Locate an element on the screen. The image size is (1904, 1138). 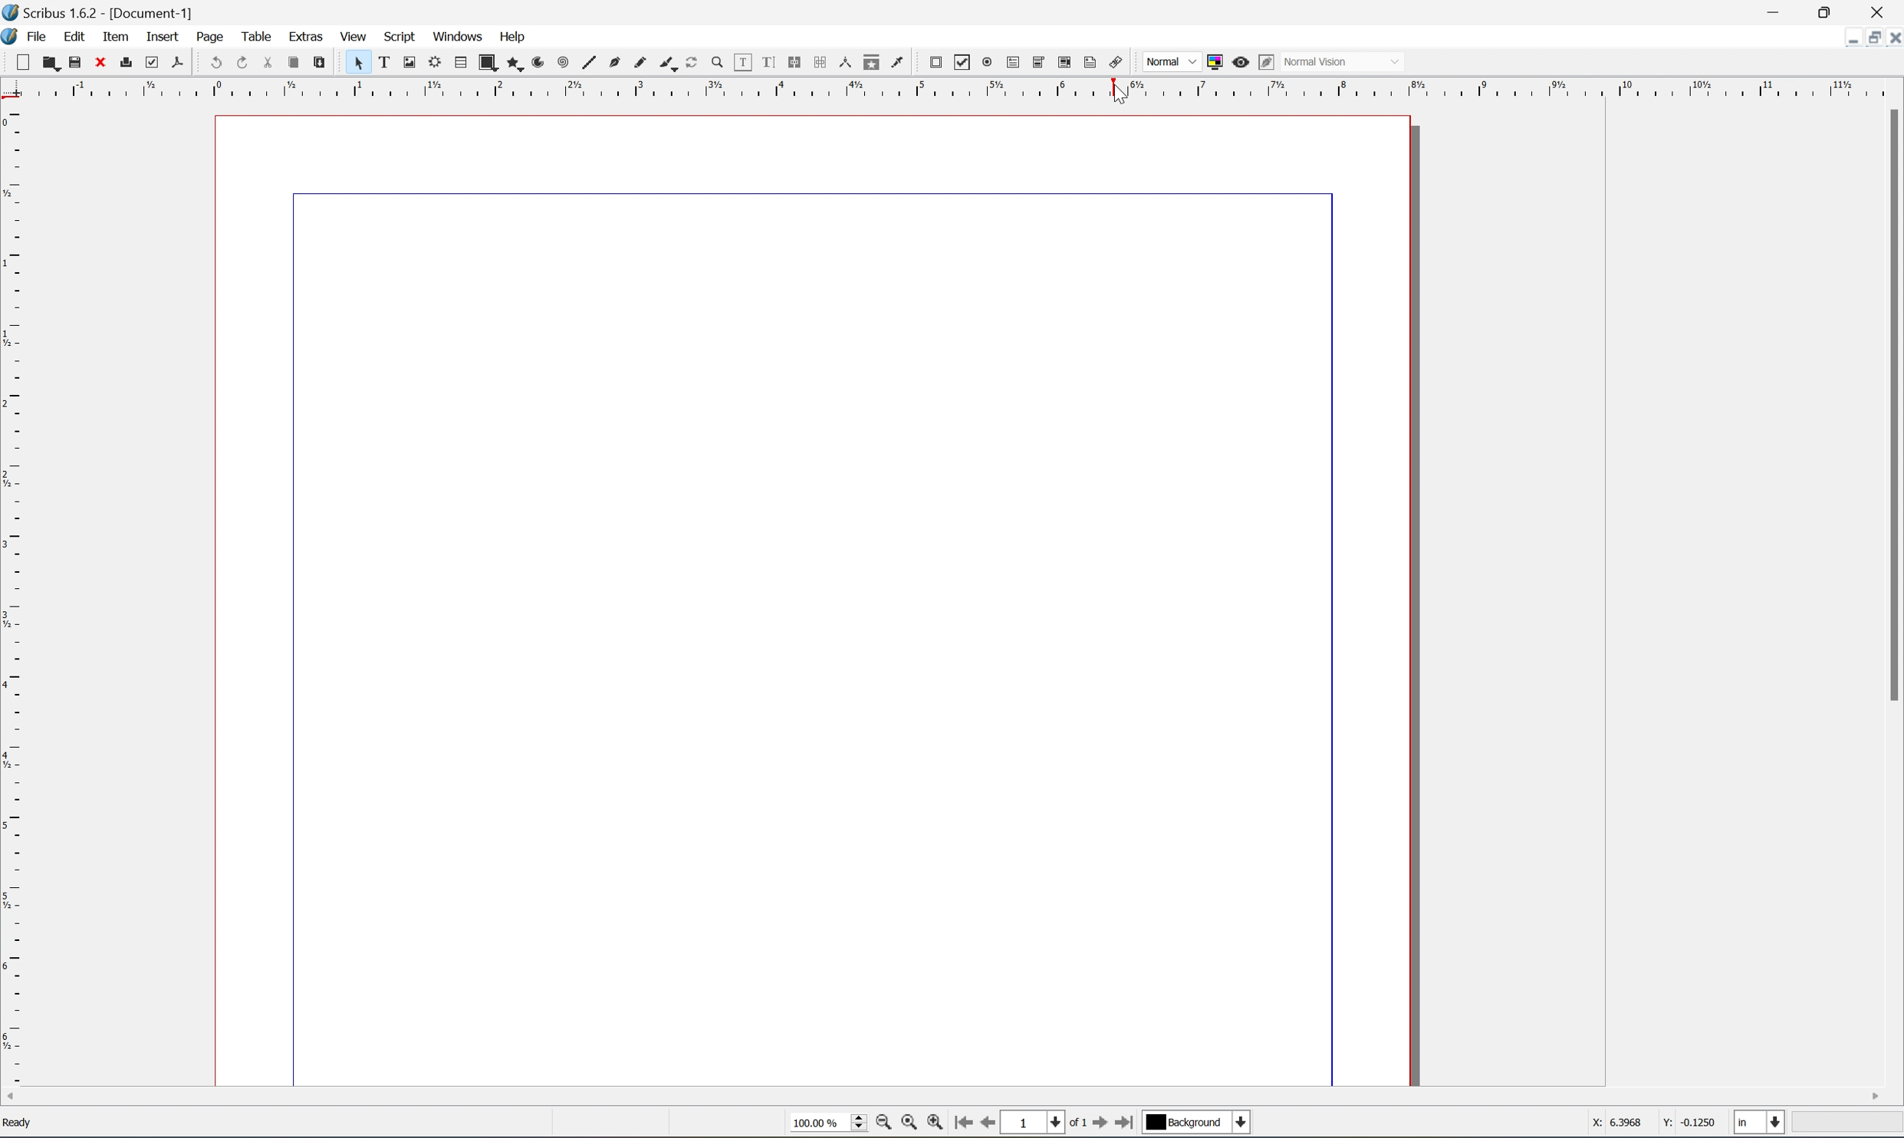
minimize is located at coordinates (1779, 10).